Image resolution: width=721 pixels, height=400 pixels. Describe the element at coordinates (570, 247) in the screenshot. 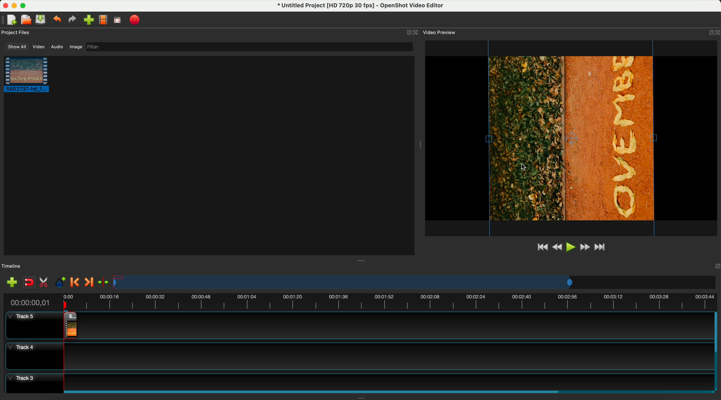

I see `play` at that location.